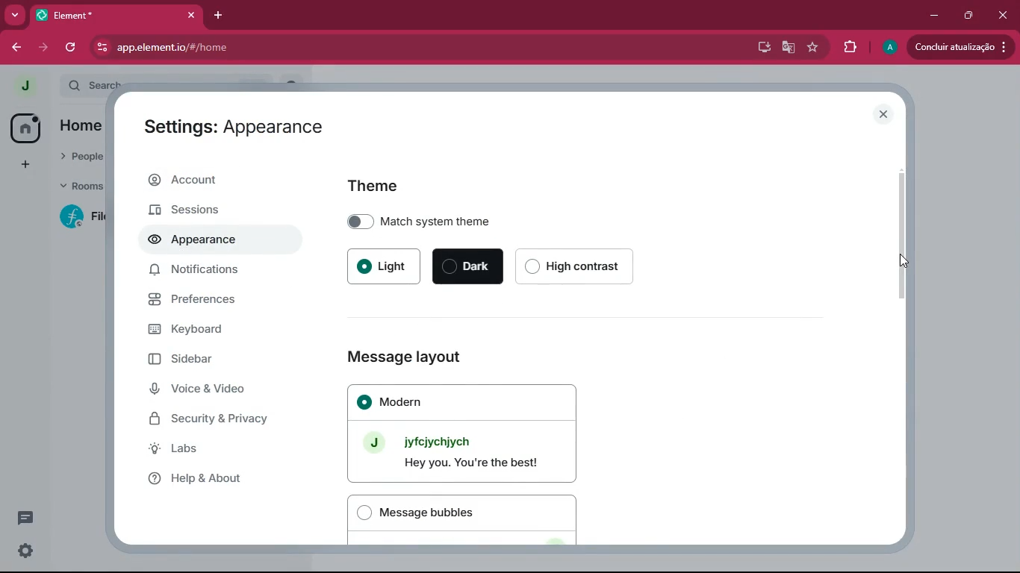 The width and height of the screenshot is (1020, 573). What do you see at coordinates (46, 48) in the screenshot?
I see `forward` at bounding box center [46, 48].